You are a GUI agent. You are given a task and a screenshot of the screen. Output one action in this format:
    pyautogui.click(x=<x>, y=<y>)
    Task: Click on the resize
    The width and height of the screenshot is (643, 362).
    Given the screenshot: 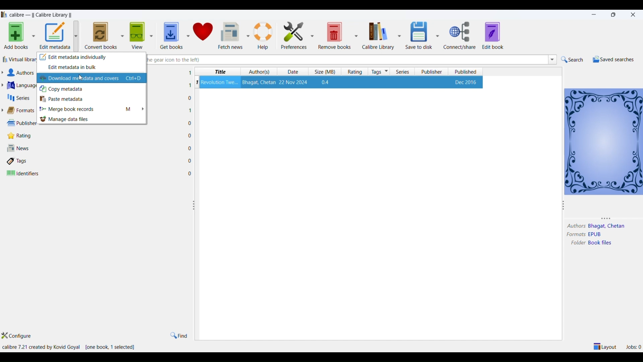 What is the action you would take?
    pyautogui.click(x=194, y=205)
    